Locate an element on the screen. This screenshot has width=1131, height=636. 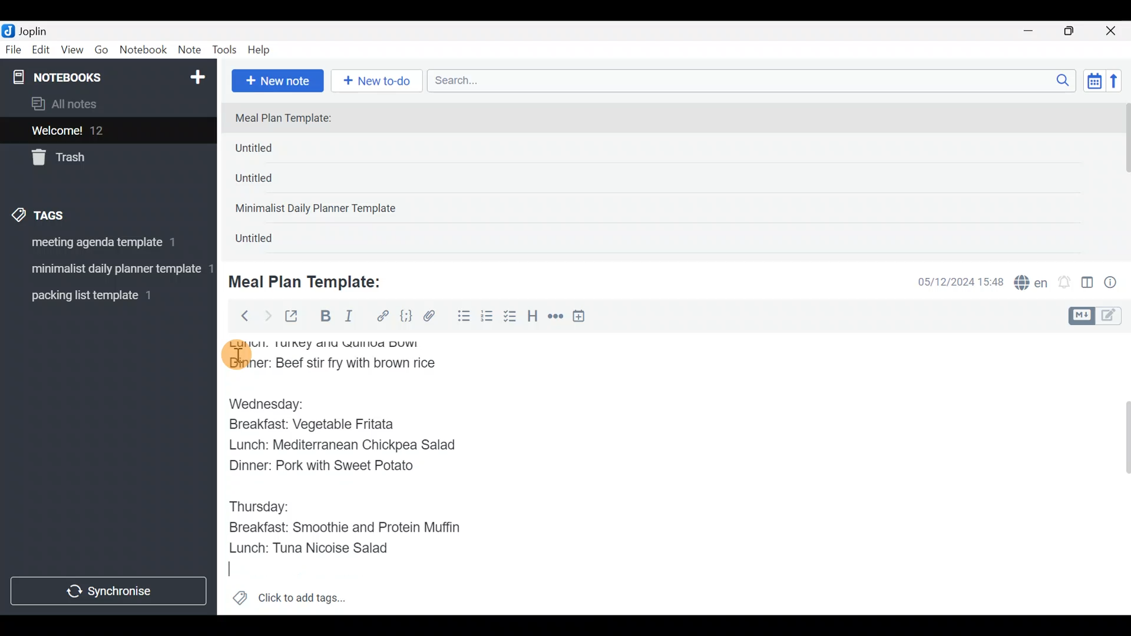
Go is located at coordinates (101, 52).